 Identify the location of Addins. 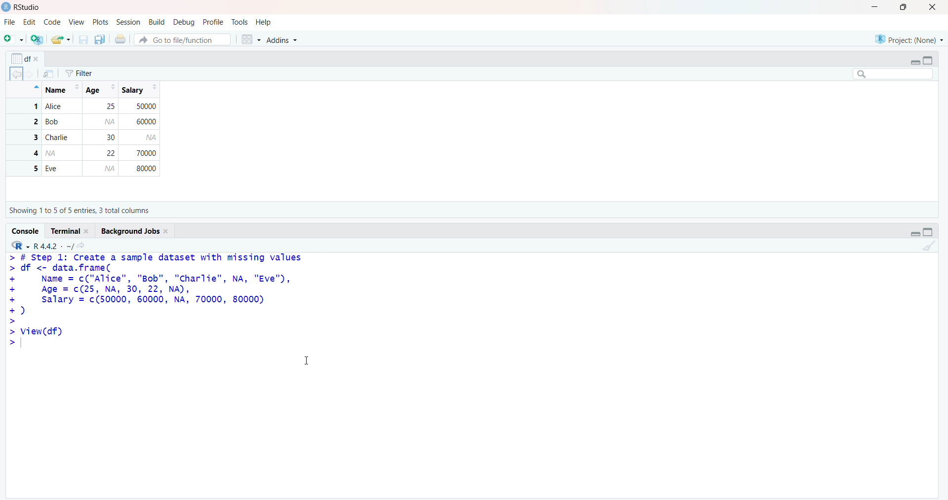
(287, 38).